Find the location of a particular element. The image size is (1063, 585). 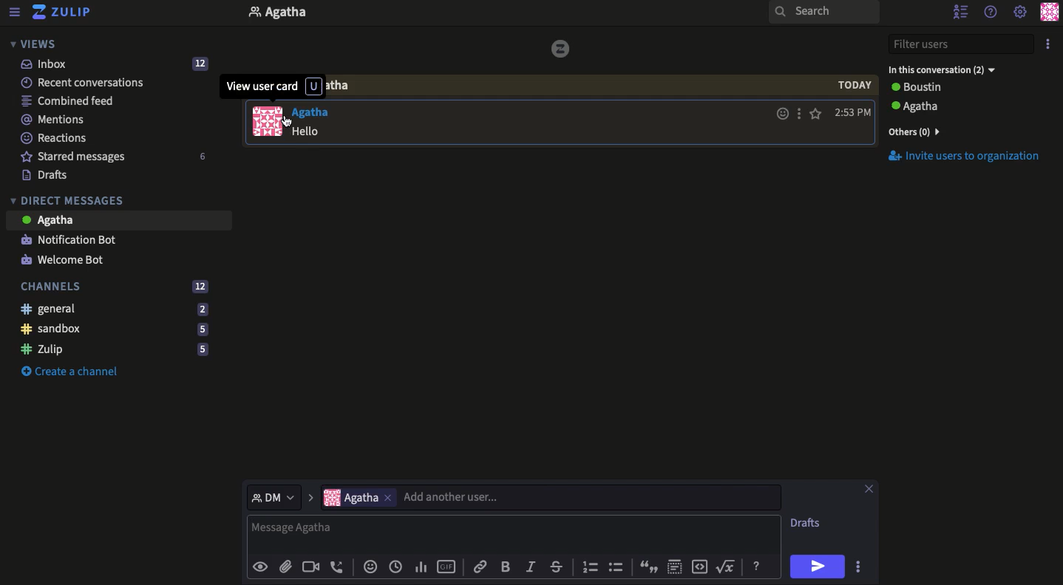

Settings is located at coordinates (1020, 13).